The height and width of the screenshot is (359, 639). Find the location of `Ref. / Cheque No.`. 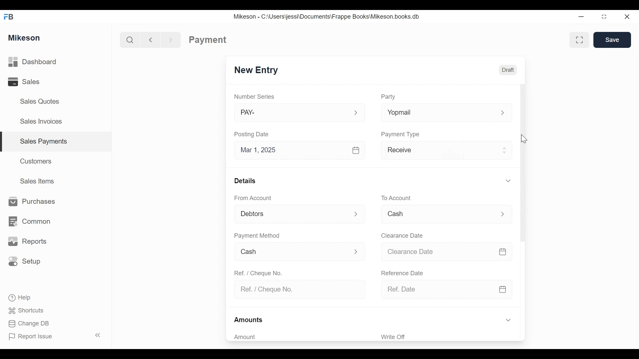

Ref. / Cheque No. is located at coordinates (261, 273).